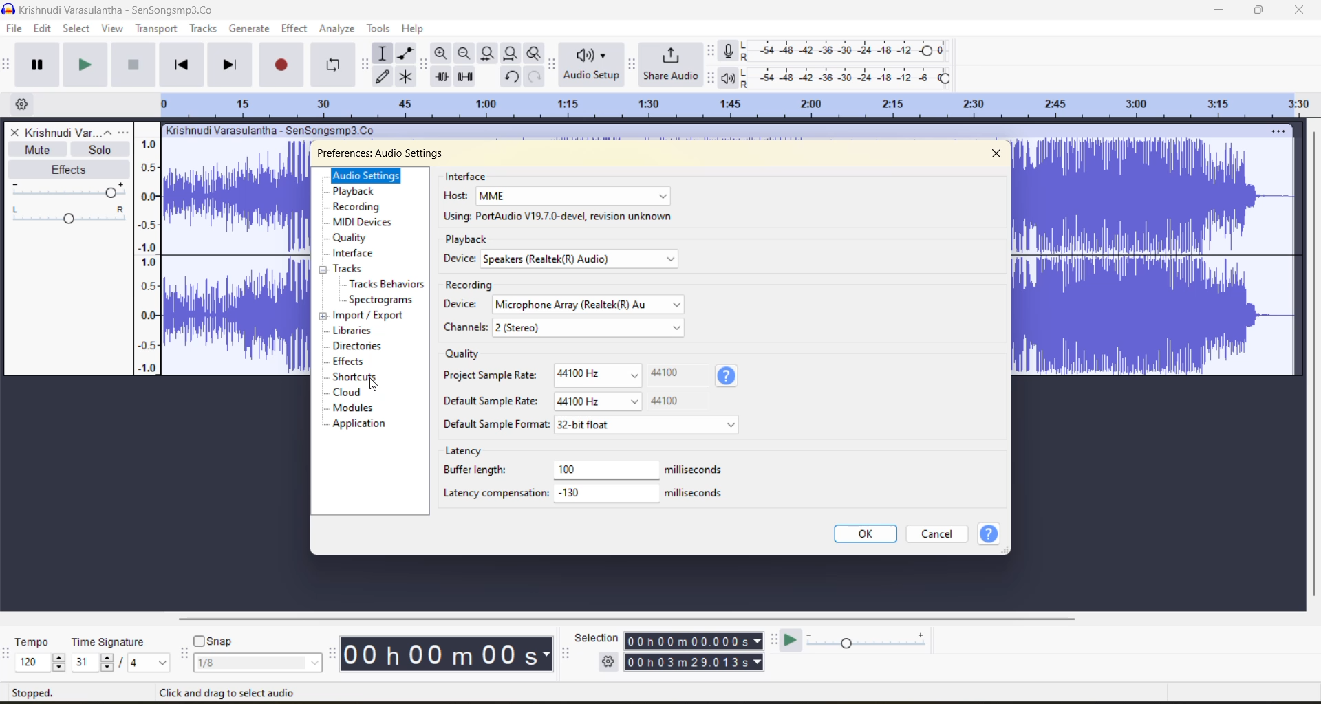 The width and height of the screenshot is (1321, 704). What do you see at coordinates (70, 190) in the screenshot?
I see `pan` at bounding box center [70, 190].